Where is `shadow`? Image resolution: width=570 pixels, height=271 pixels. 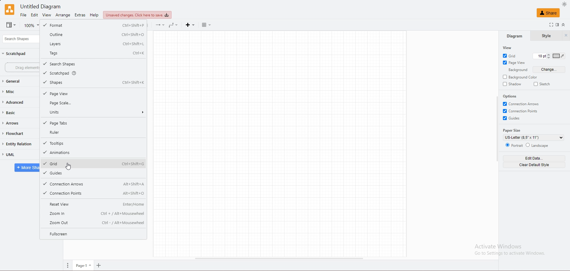 shadow is located at coordinates (513, 84).